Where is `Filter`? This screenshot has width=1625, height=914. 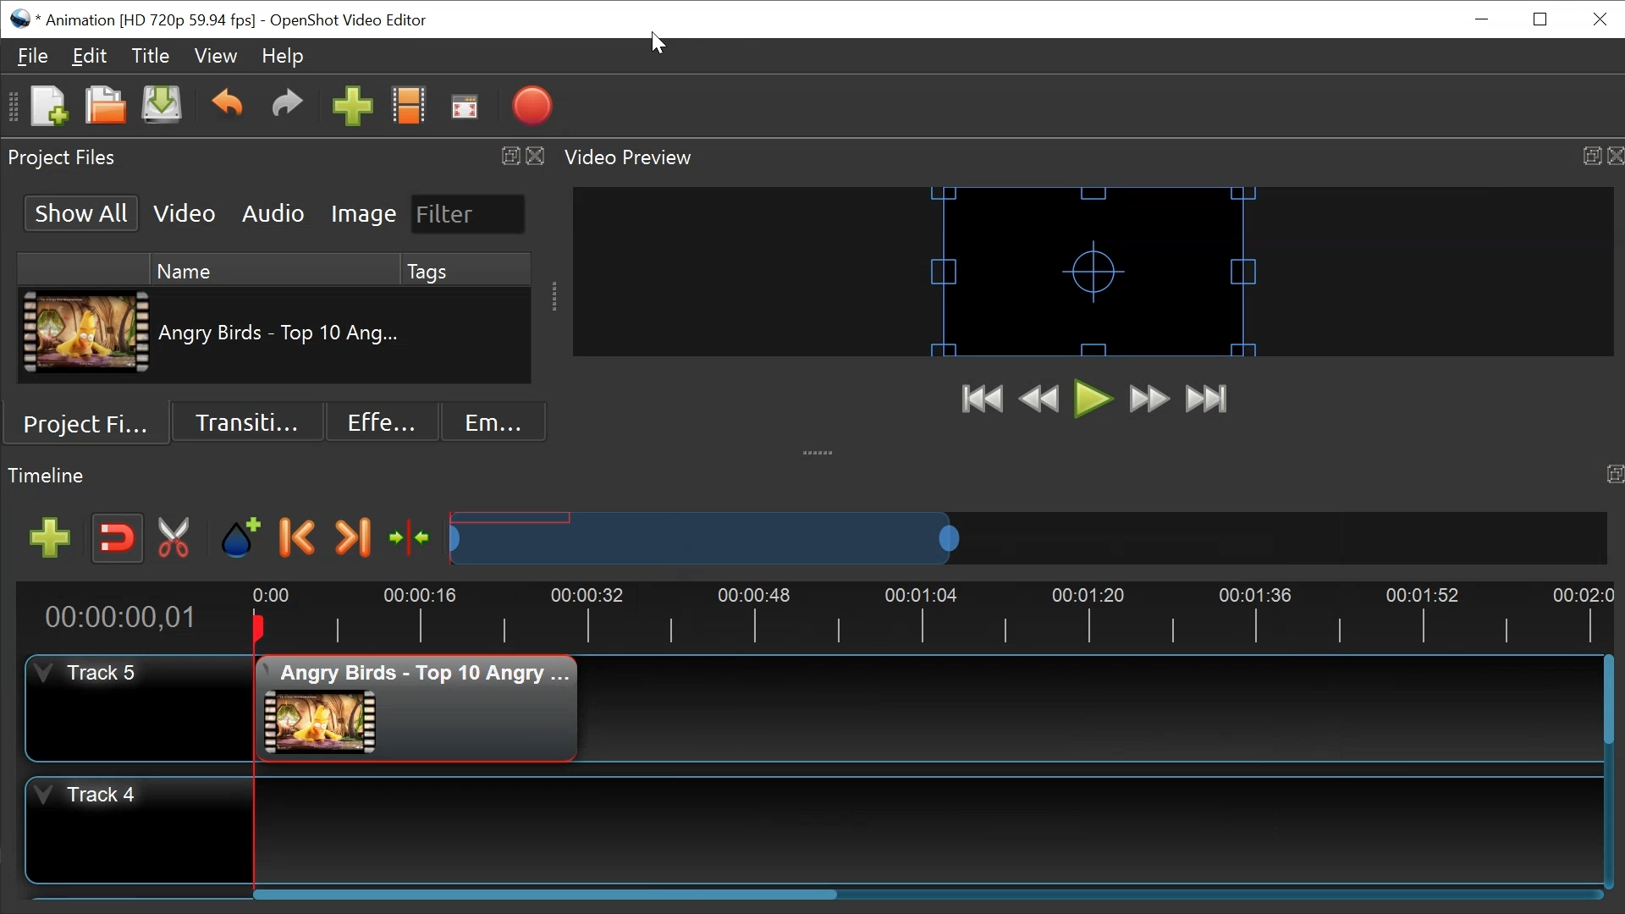
Filter is located at coordinates (465, 213).